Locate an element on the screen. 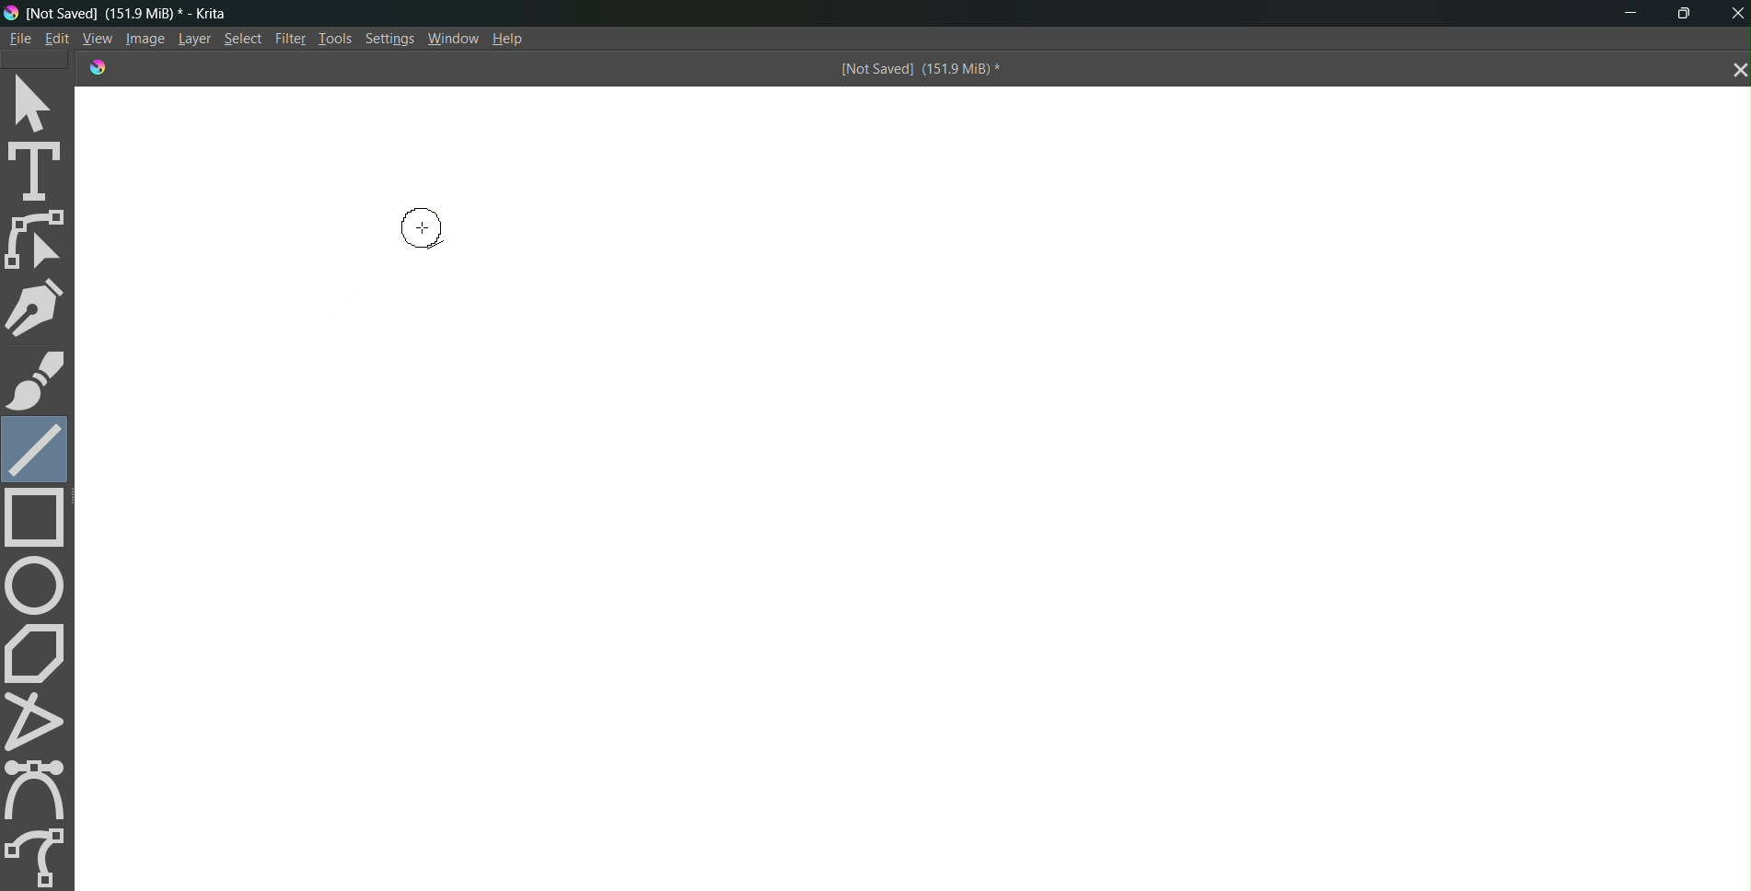 This screenshot has width=1751, height=891. Filte is located at coordinates (286, 37).